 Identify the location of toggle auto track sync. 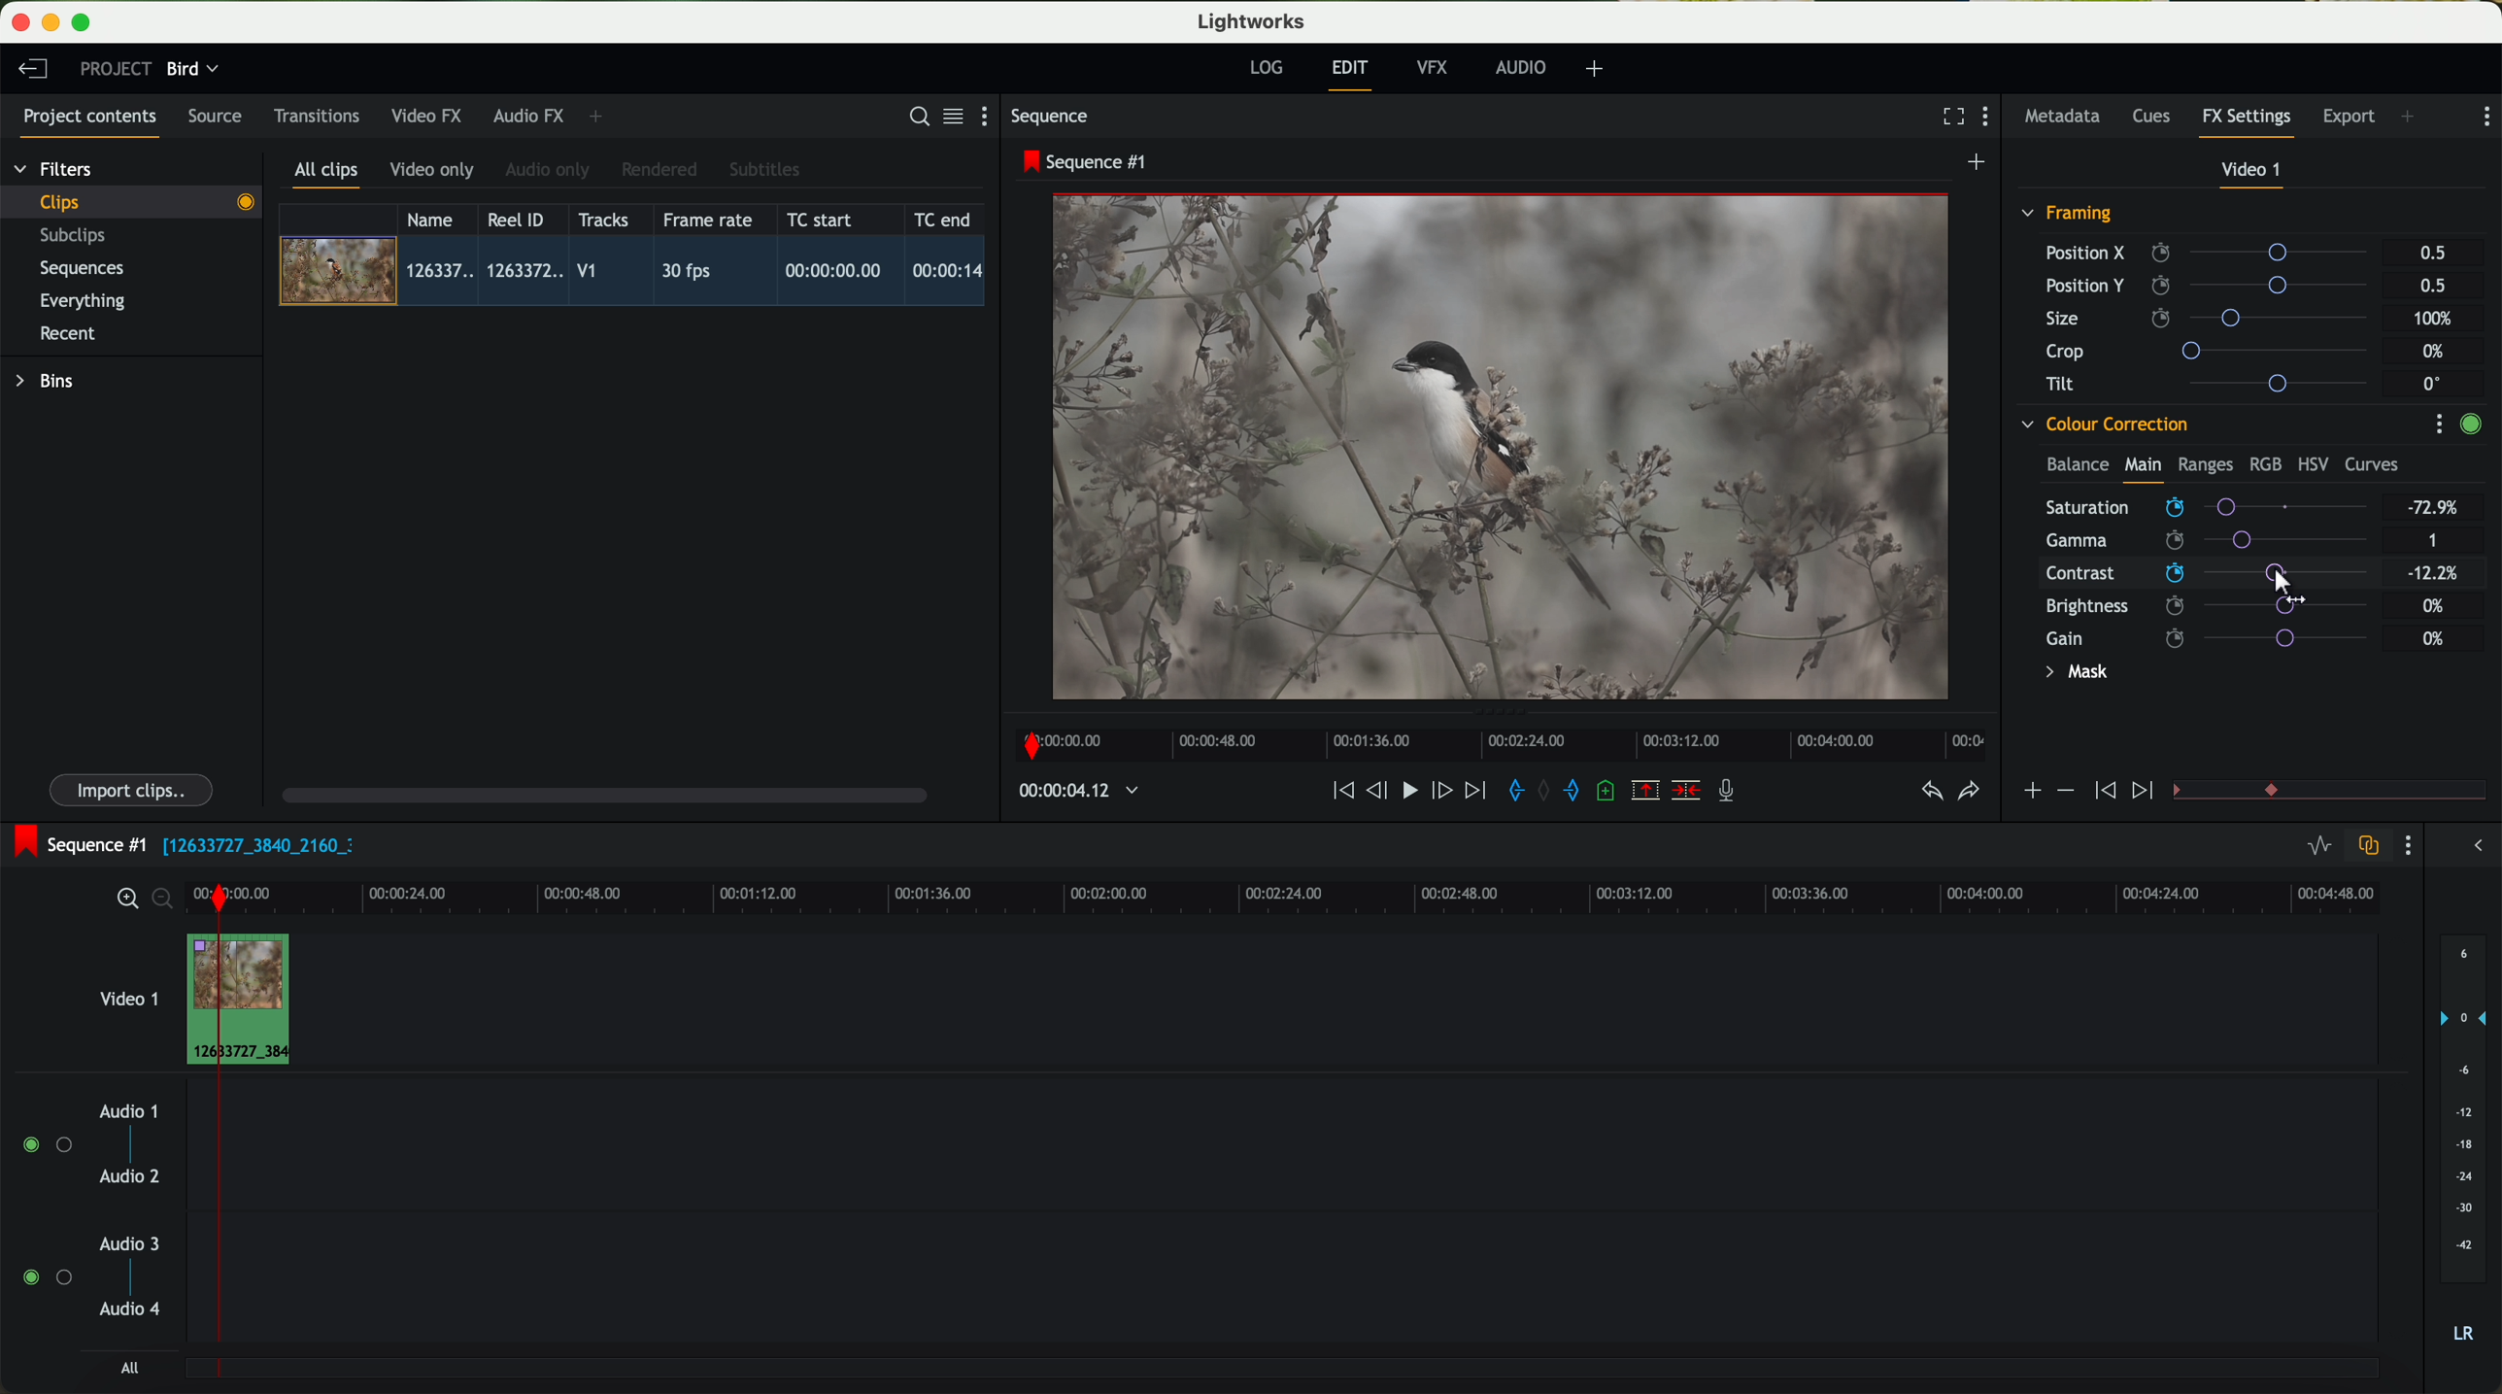
(2364, 847).